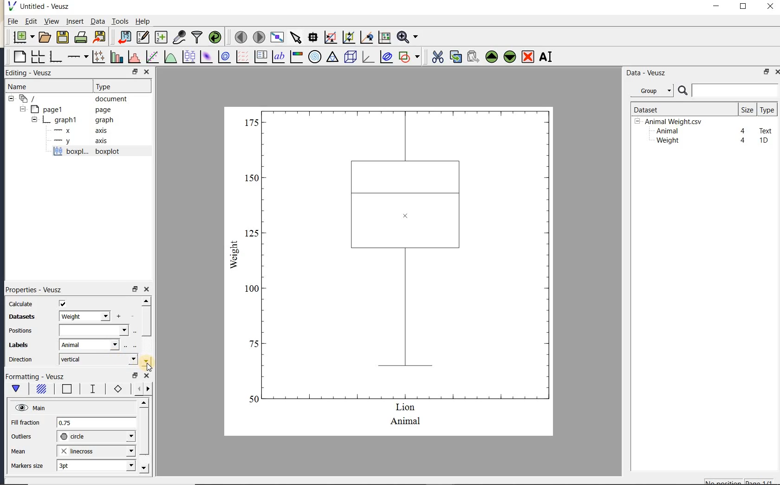  What do you see at coordinates (143, 37) in the screenshot?
I see `edit and enter new datasets` at bounding box center [143, 37].